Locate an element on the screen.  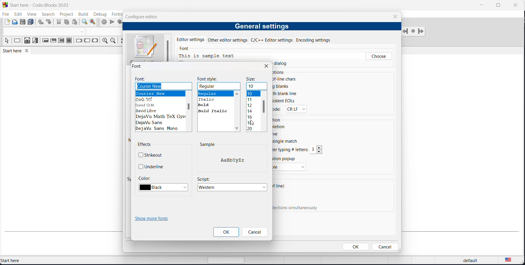
font style options is located at coordinates (215, 102).